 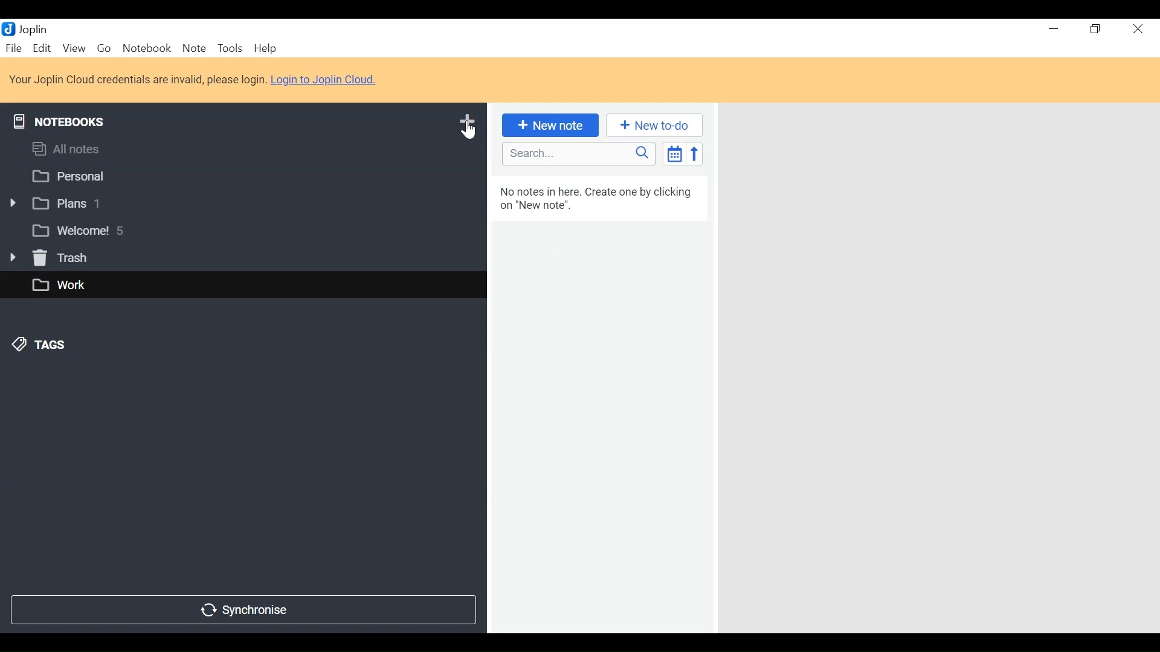 I want to click on plans 1 , so click(x=238, y=202).